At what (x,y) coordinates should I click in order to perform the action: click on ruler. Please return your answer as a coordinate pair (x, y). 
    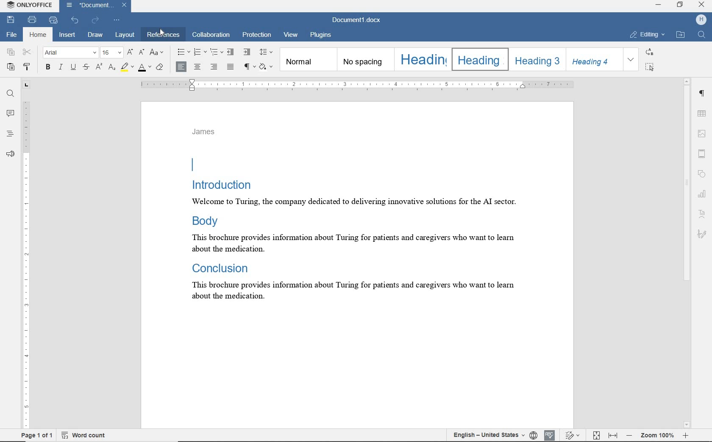
    Looking at the image, I should click on (355, 85).